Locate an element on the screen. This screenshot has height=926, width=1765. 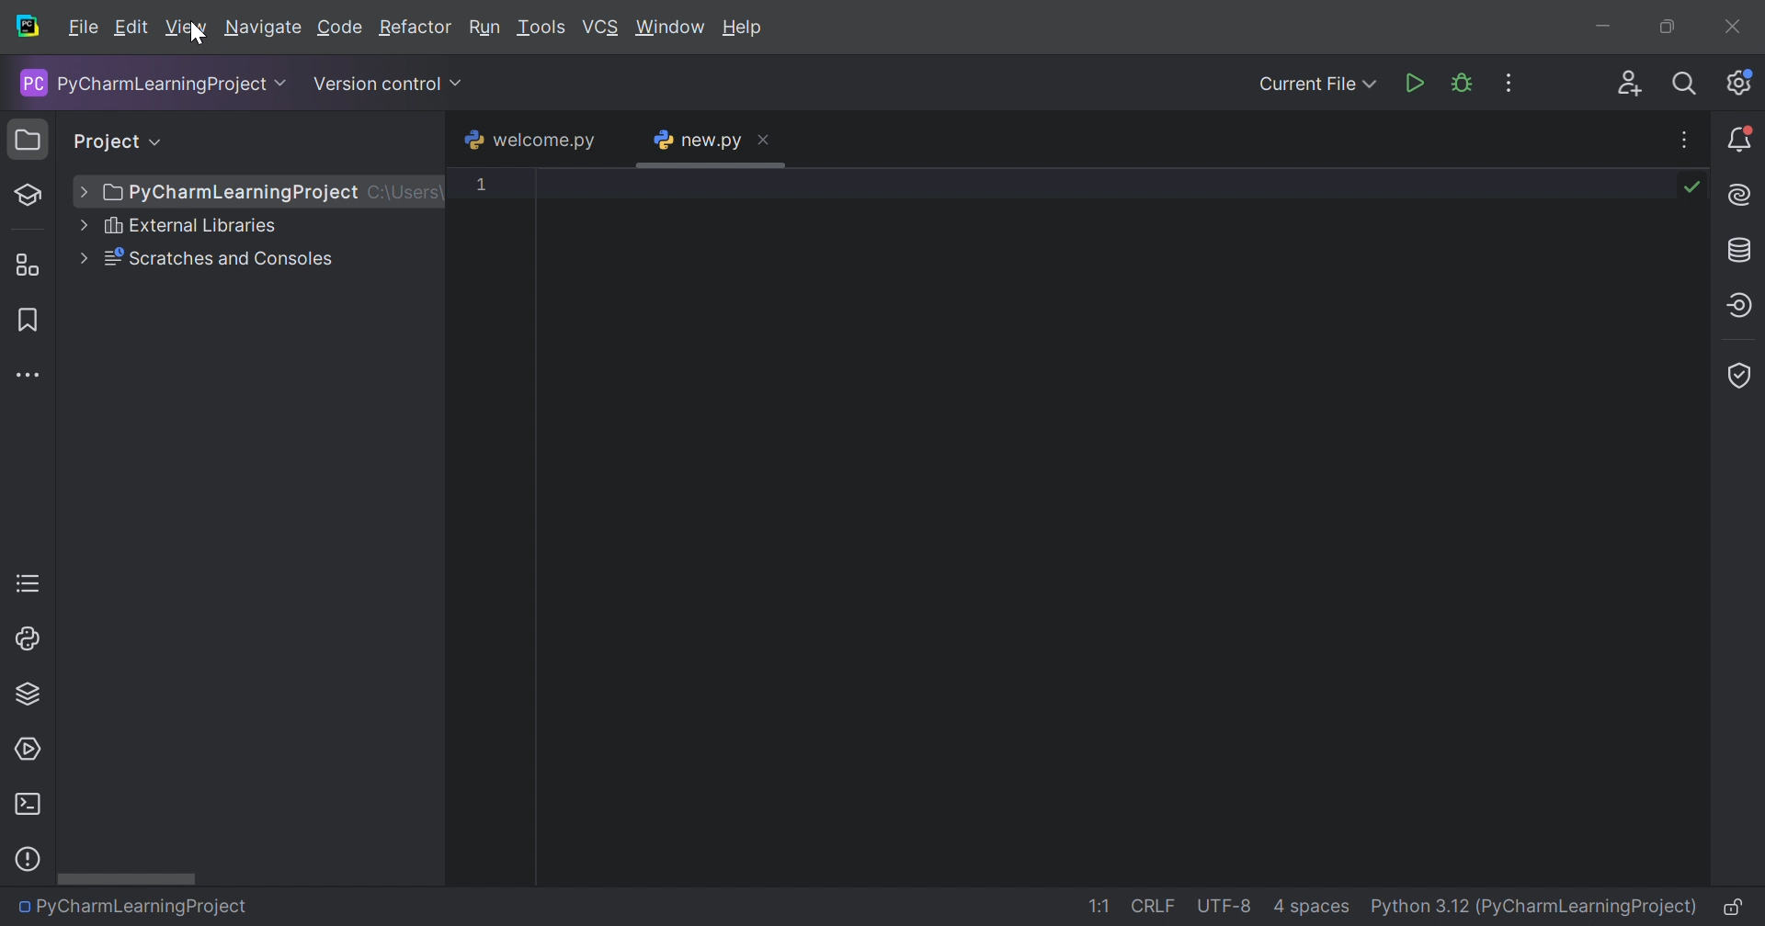
Endpoints is located at coordinates (1743, 303).